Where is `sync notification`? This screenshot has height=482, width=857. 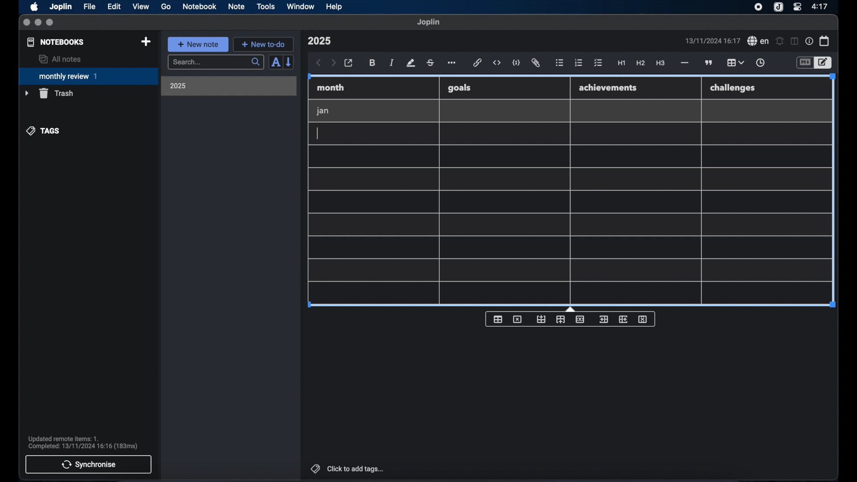
sync notification is located at coordinates (83, 443).